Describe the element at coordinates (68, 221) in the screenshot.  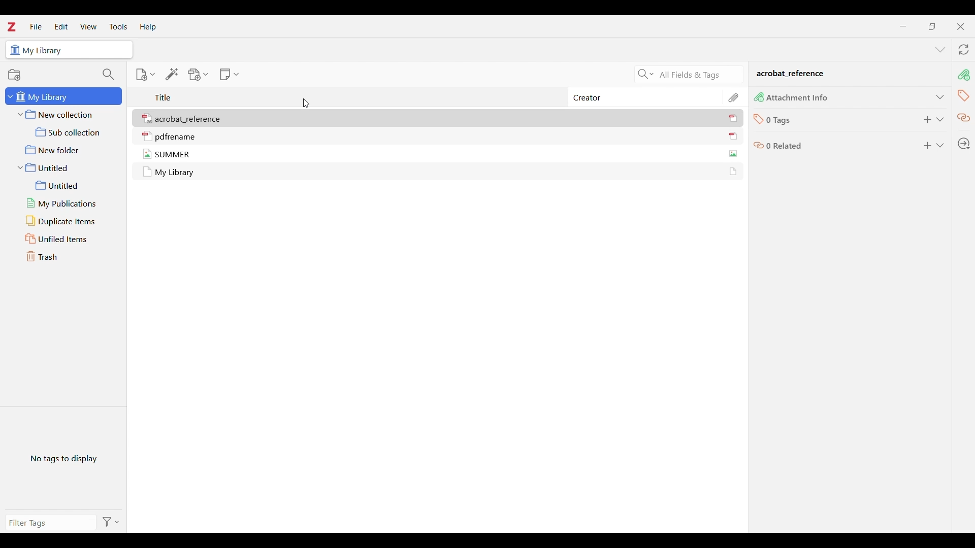
I see `Duplicate items folder` at that location.